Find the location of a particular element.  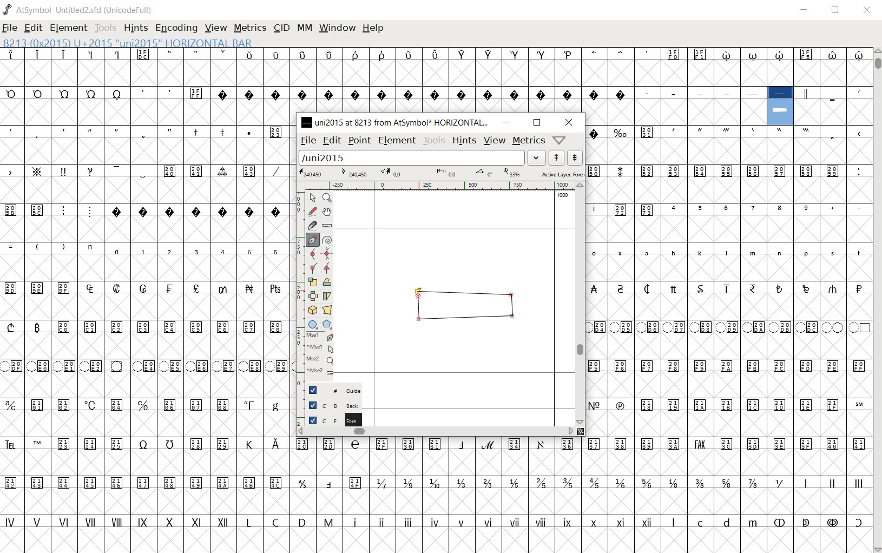

scale the selection is located at coordinates (312, 282).